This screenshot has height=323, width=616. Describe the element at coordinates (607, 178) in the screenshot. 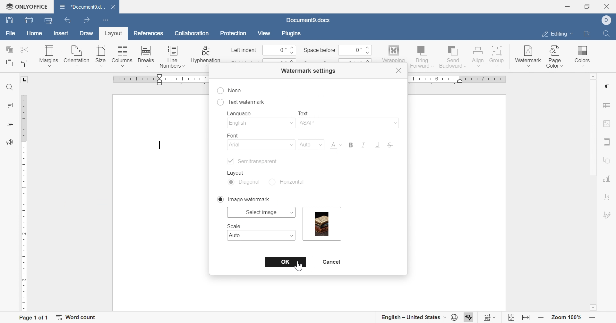

I see `chart settings` at that location.